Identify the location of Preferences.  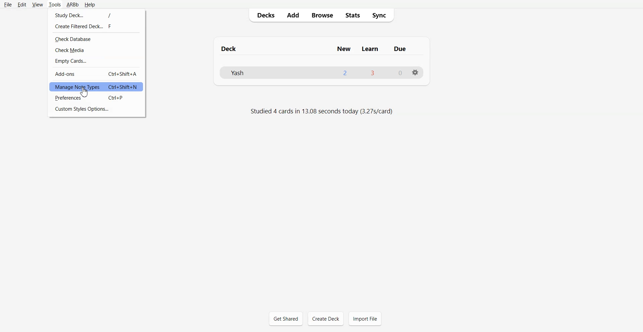
(96, 98).